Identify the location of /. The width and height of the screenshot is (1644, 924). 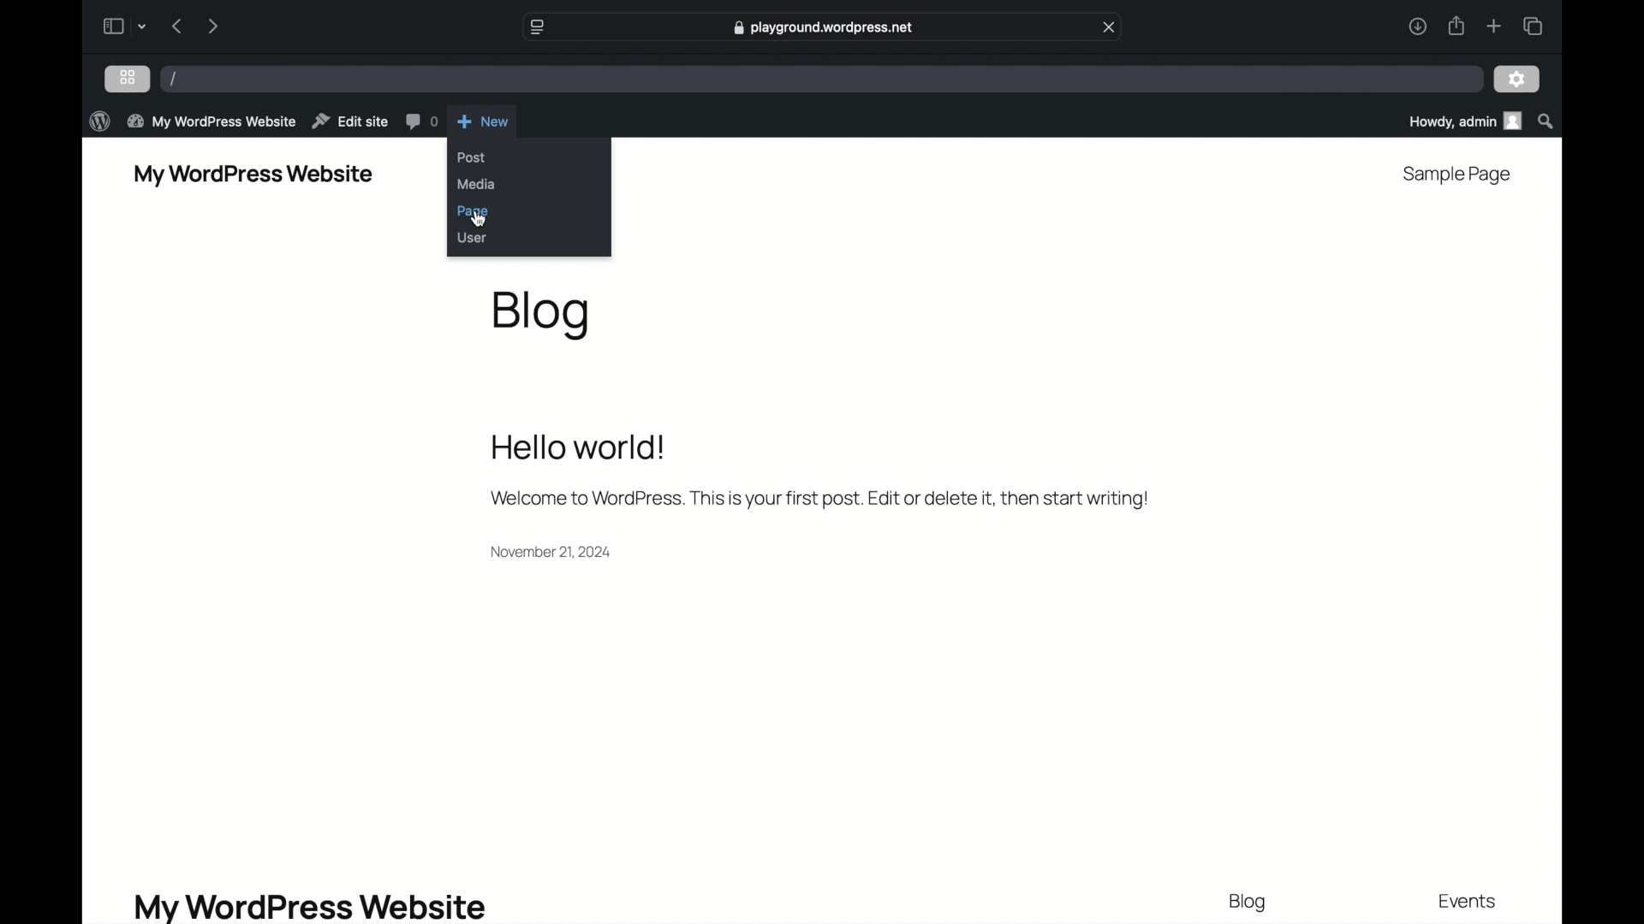
(175, 78).